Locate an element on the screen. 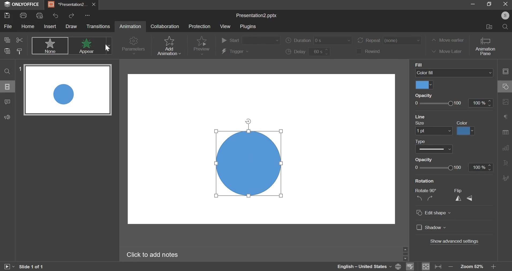  add animation is located at coordinates (169, 45).